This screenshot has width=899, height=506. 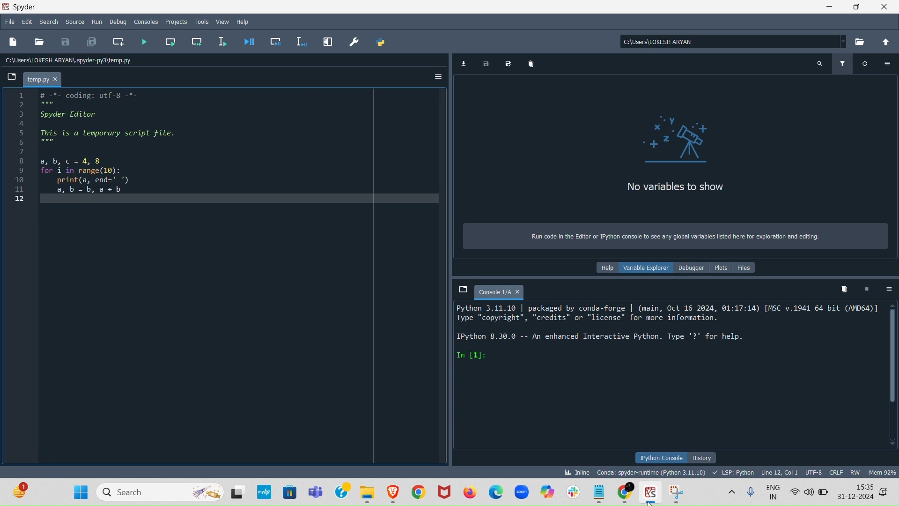 What do you see at coordinates (449, 492) in the screenshot?
I see `Wndows bar` at bounding box center [449, 492].